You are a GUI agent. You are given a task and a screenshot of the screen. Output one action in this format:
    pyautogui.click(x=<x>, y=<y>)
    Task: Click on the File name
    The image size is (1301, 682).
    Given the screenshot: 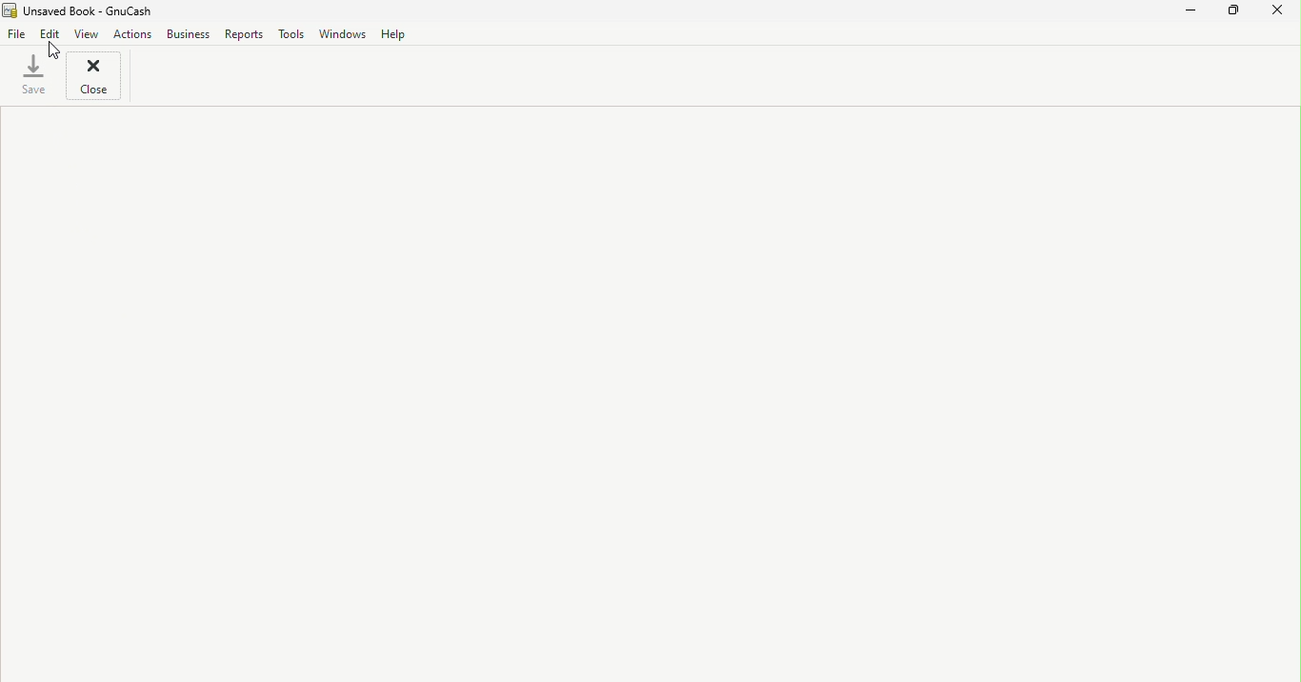 What is the action you would take?
    pyautogui.click(x=89, y=10)
    